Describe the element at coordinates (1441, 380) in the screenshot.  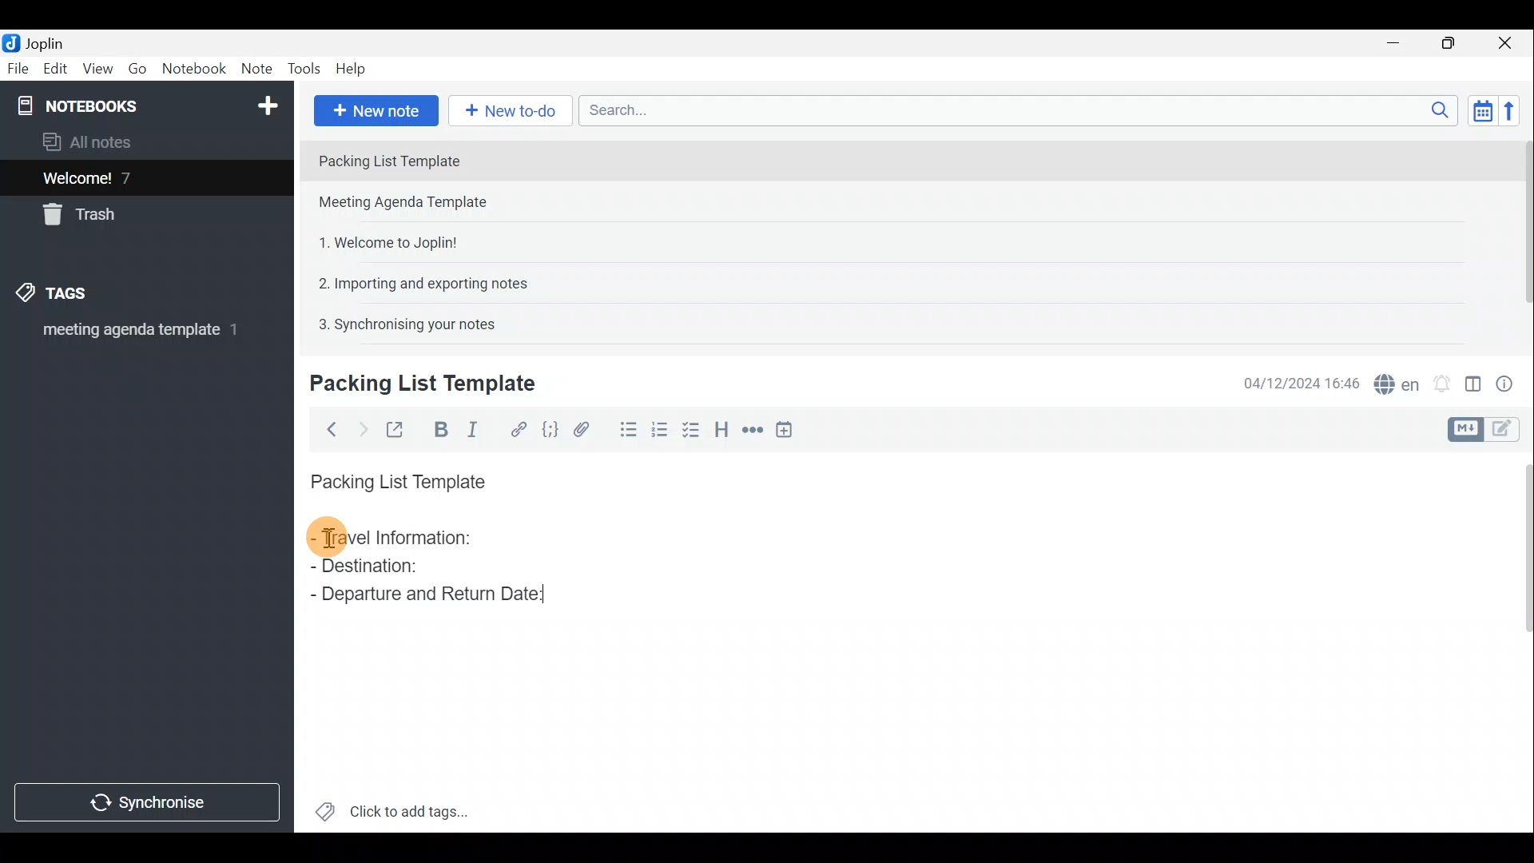
I see `Set alarm` at that location.